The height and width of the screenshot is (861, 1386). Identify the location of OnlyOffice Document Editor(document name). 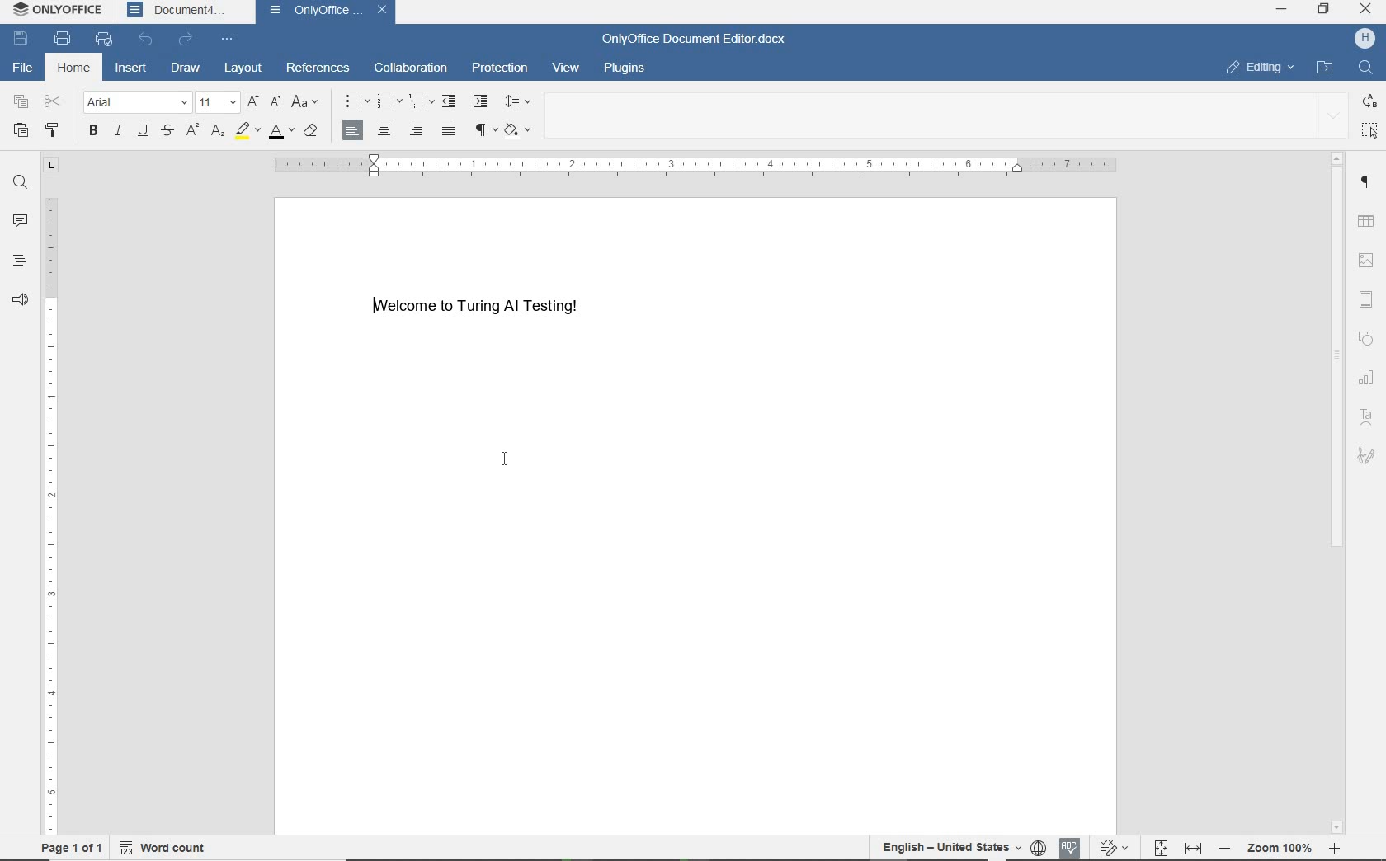
(325, 18).